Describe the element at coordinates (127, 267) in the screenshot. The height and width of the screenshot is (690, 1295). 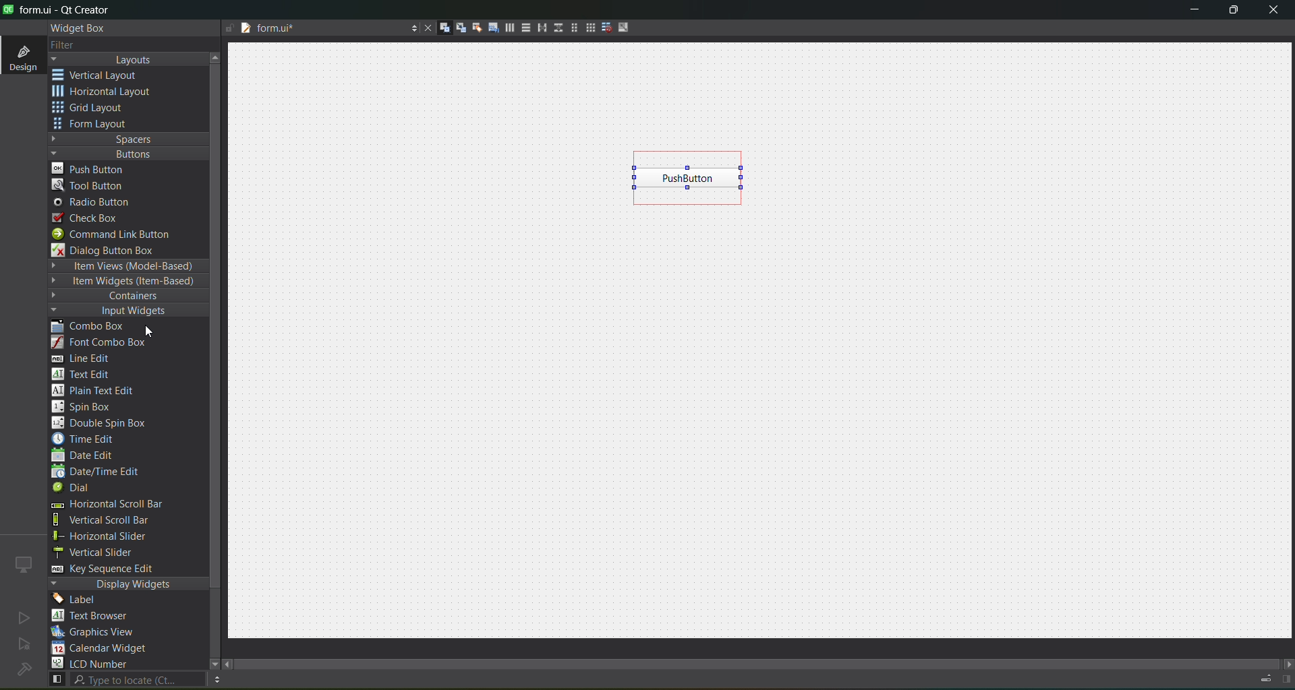
I see `item views` at that location.